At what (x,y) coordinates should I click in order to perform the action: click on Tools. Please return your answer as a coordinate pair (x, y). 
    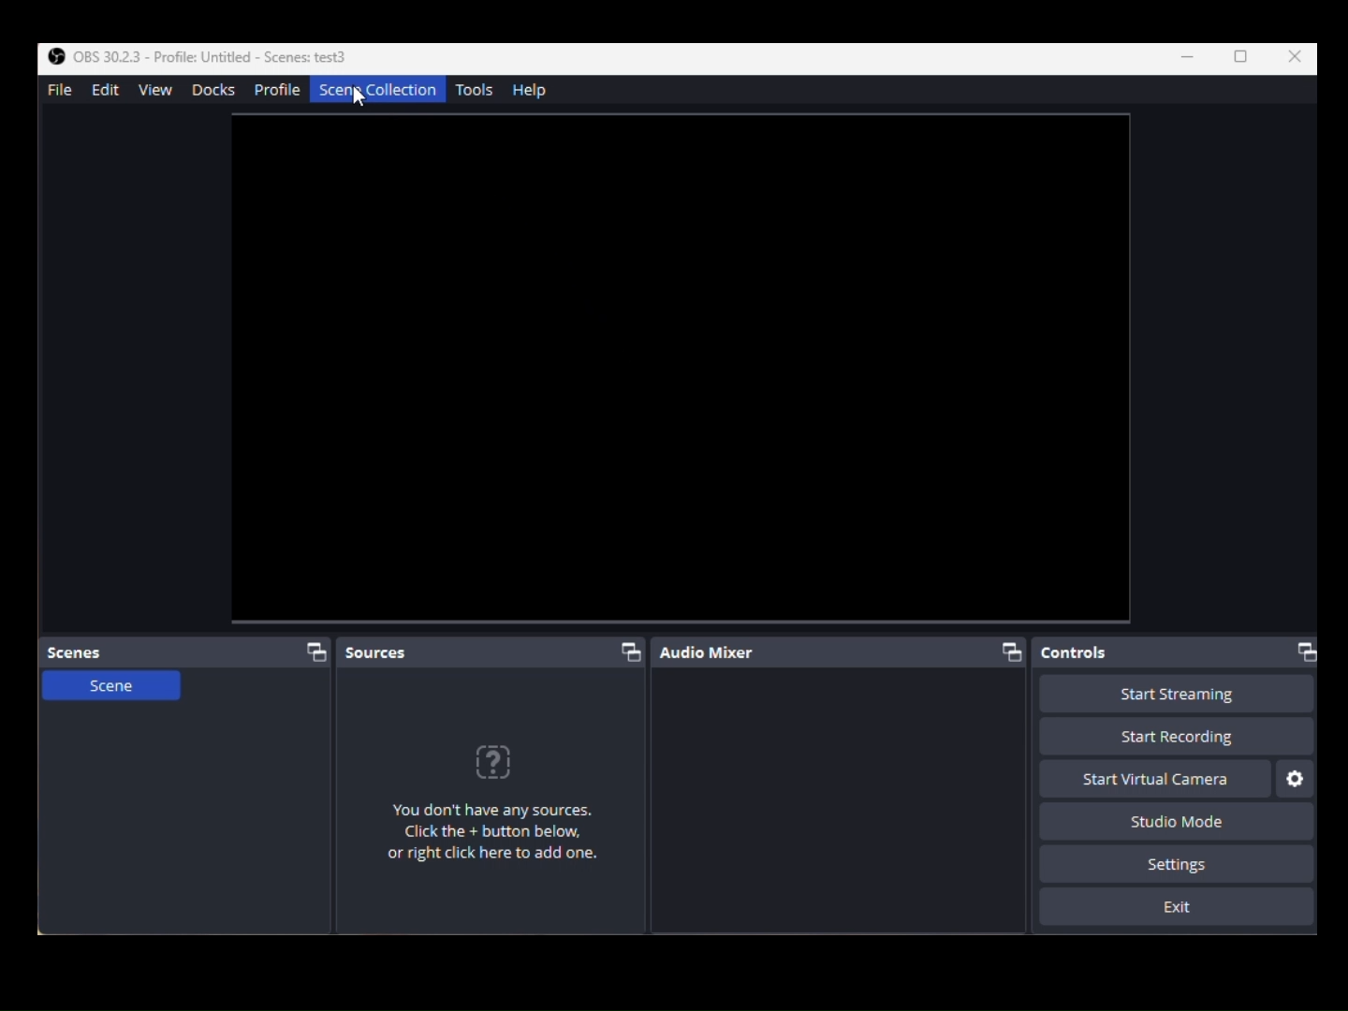
    Looking at the image, I should click on (478, 90).